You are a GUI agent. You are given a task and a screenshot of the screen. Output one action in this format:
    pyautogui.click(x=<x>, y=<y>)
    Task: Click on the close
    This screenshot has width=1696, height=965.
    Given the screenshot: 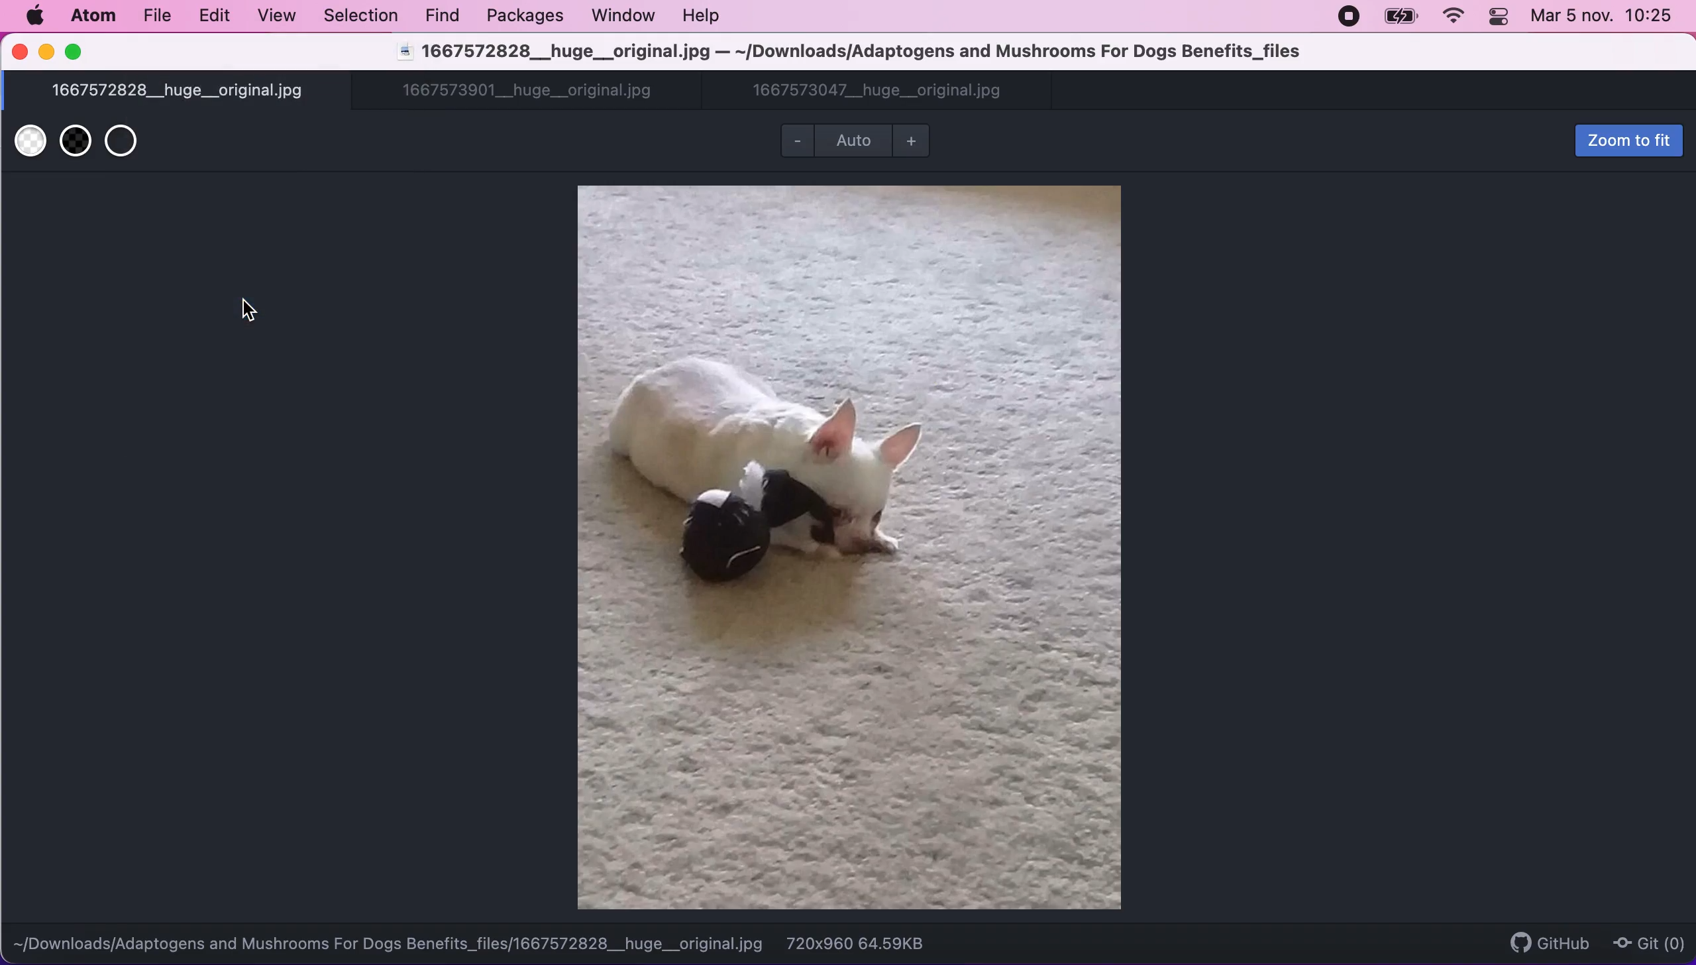 What is the action you would take?
    pyautogui.click(x=20, y=53)
    